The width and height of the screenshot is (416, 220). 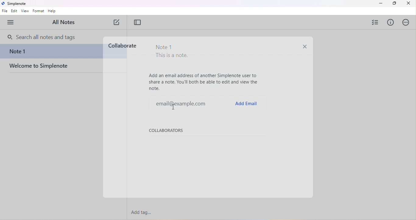 What do you see at coordinates (25, 11) in the screenshot?
I see `view` at bounding box center [25, 11].